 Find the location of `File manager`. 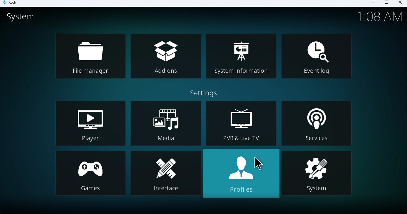

File manager is located at coordinates (93, 55).